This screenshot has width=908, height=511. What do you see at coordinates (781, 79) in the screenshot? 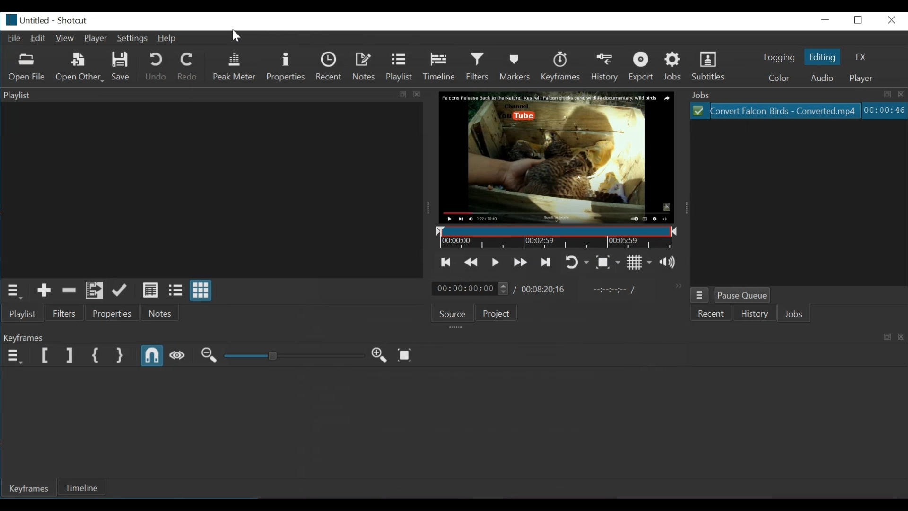
I see `color` at bounding box center [781, 79].